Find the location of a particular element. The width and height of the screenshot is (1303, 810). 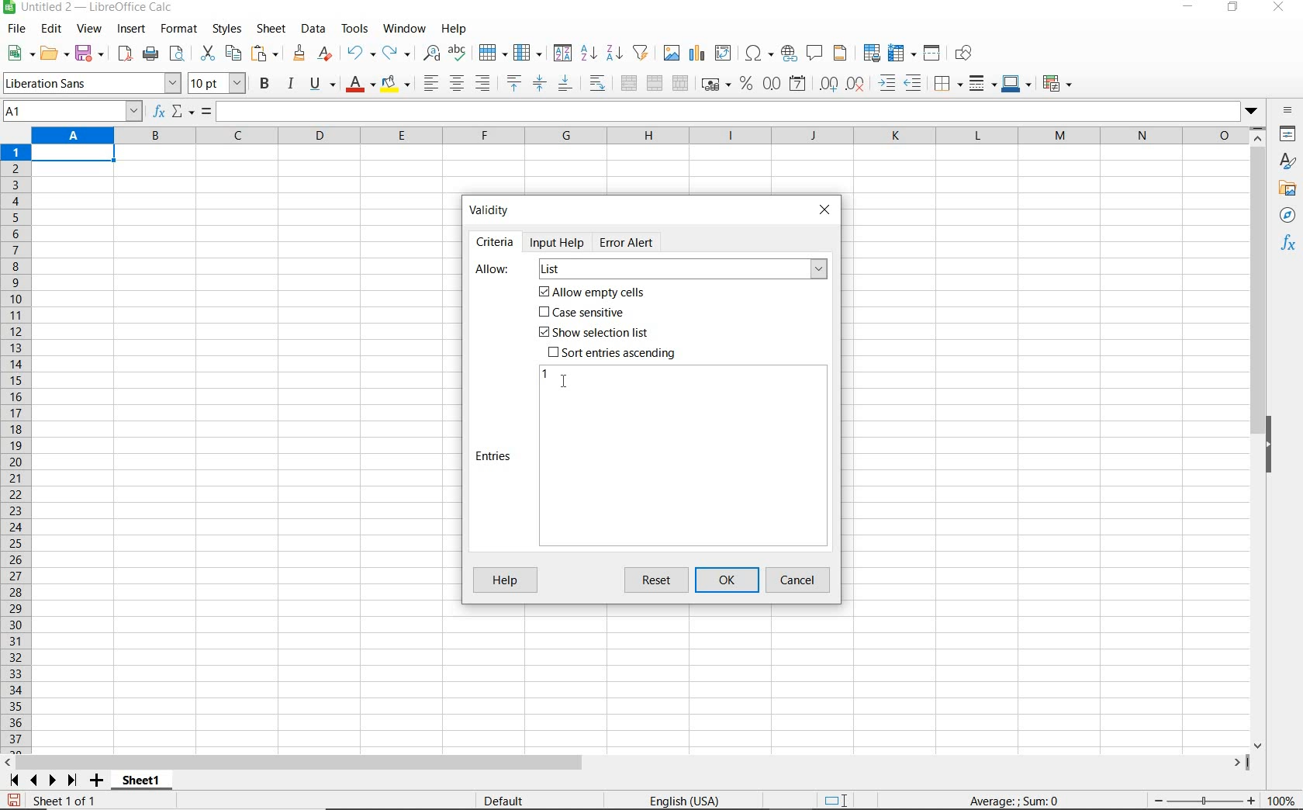

Criteria is located at coordinates (495, 242).